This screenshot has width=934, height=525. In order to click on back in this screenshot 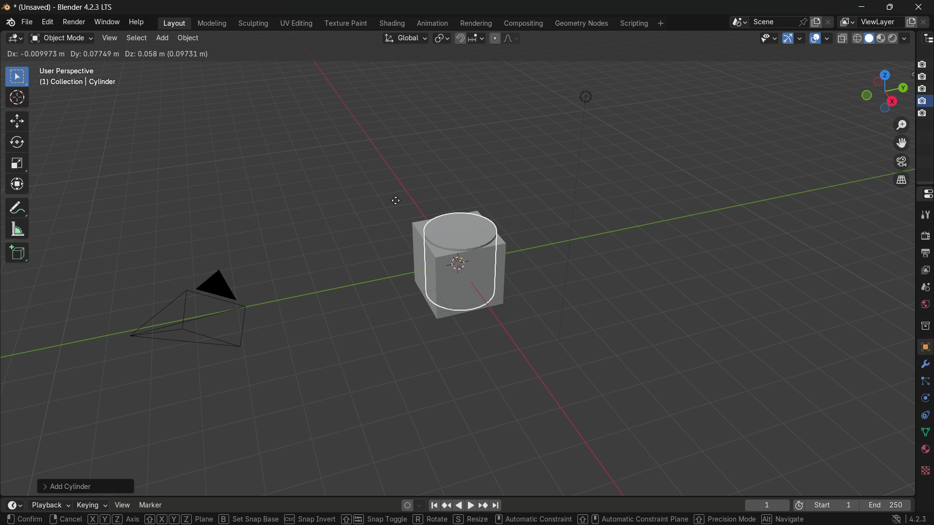, I will do `click(458, 506)`.